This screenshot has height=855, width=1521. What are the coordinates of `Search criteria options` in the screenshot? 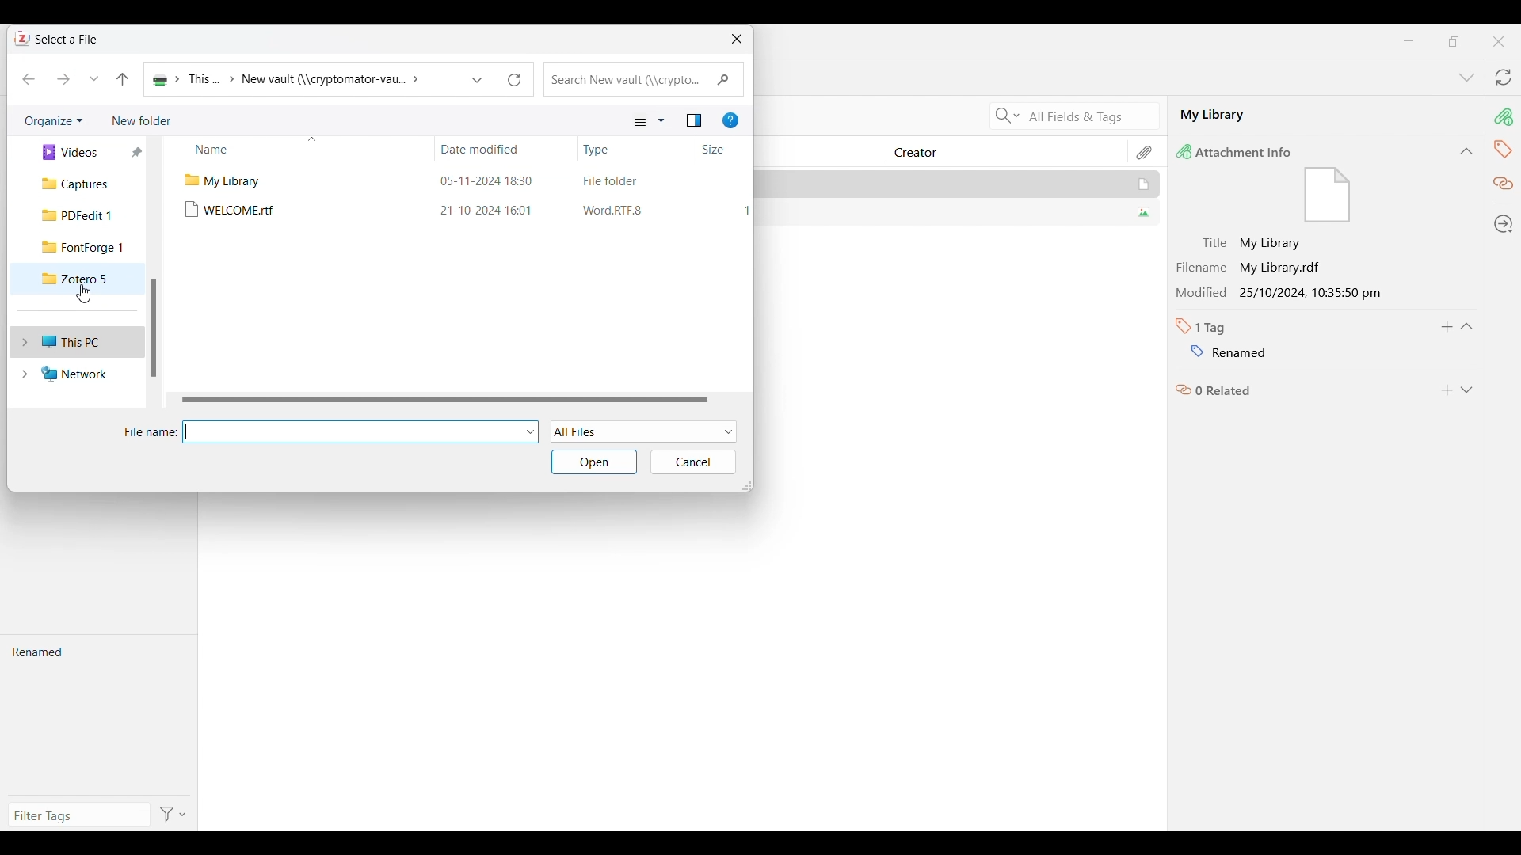 It's located at (1005, 115).